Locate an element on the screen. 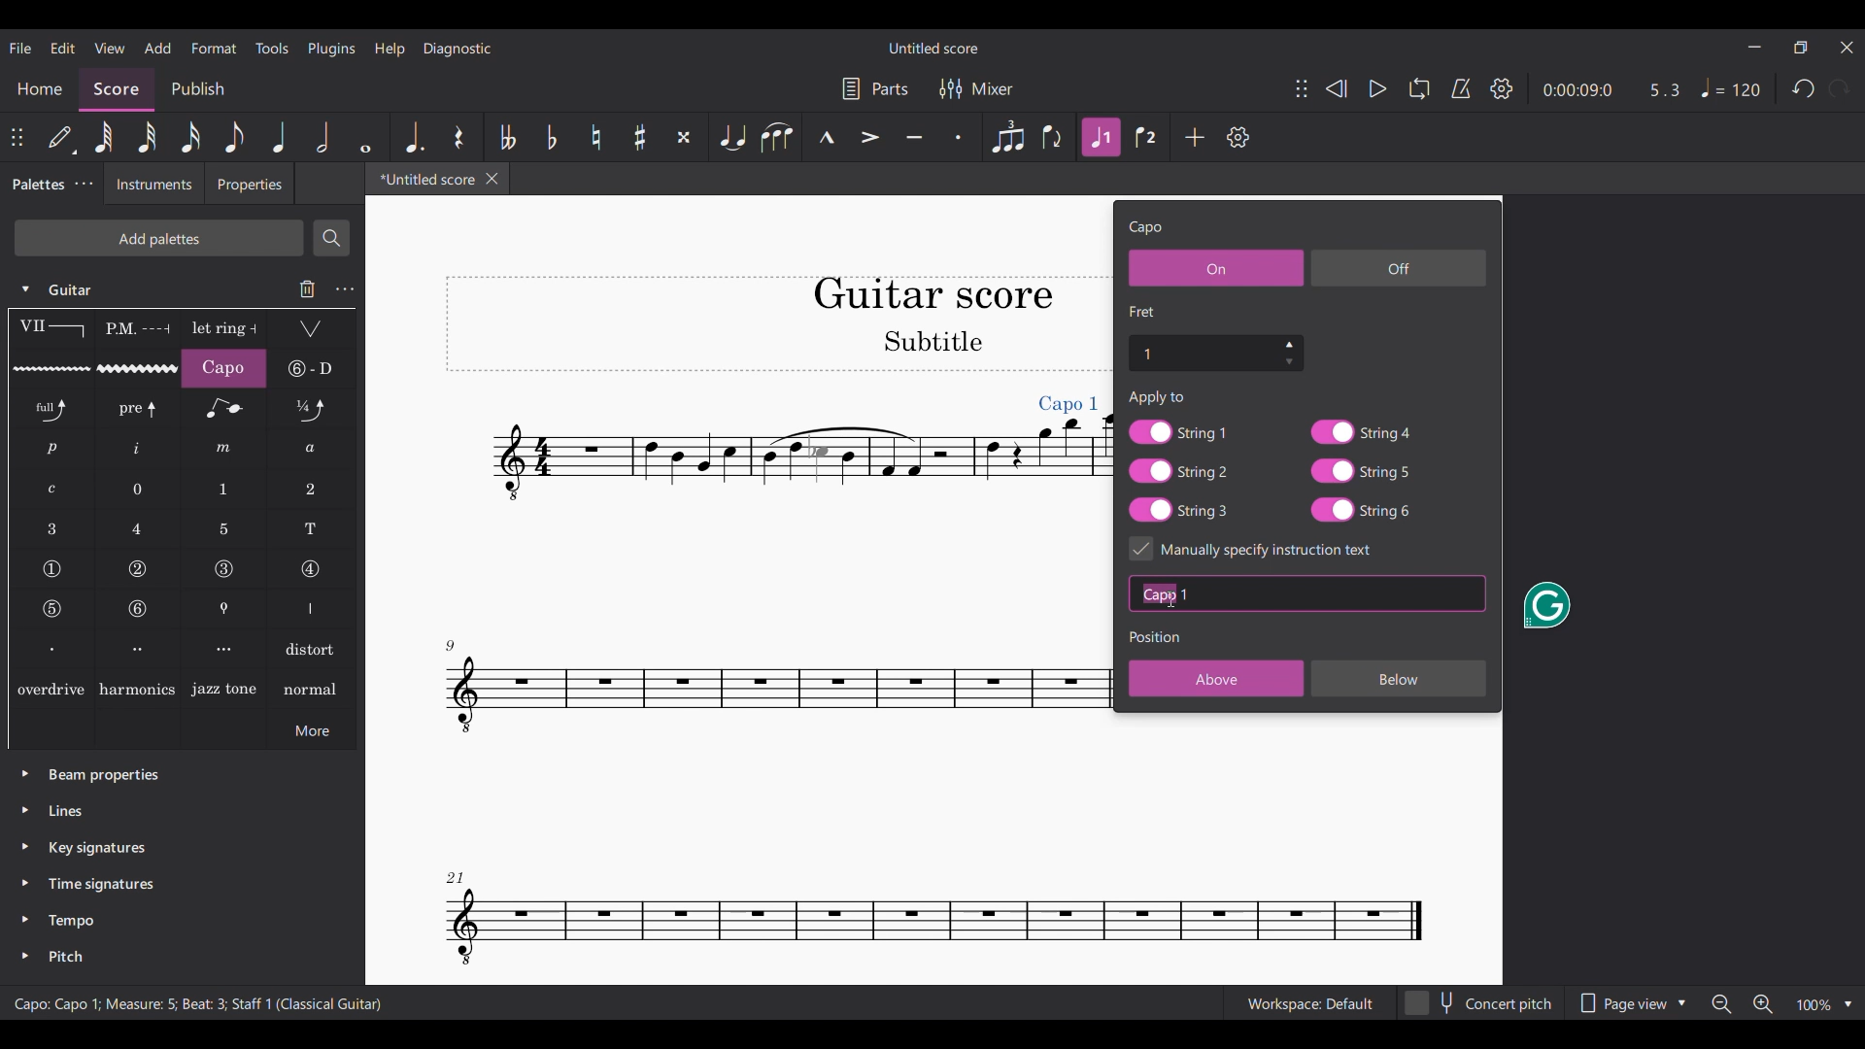 The image size is (1865, 1049). Quarter note highlighted after current selection is located at coordinates (277, 136).